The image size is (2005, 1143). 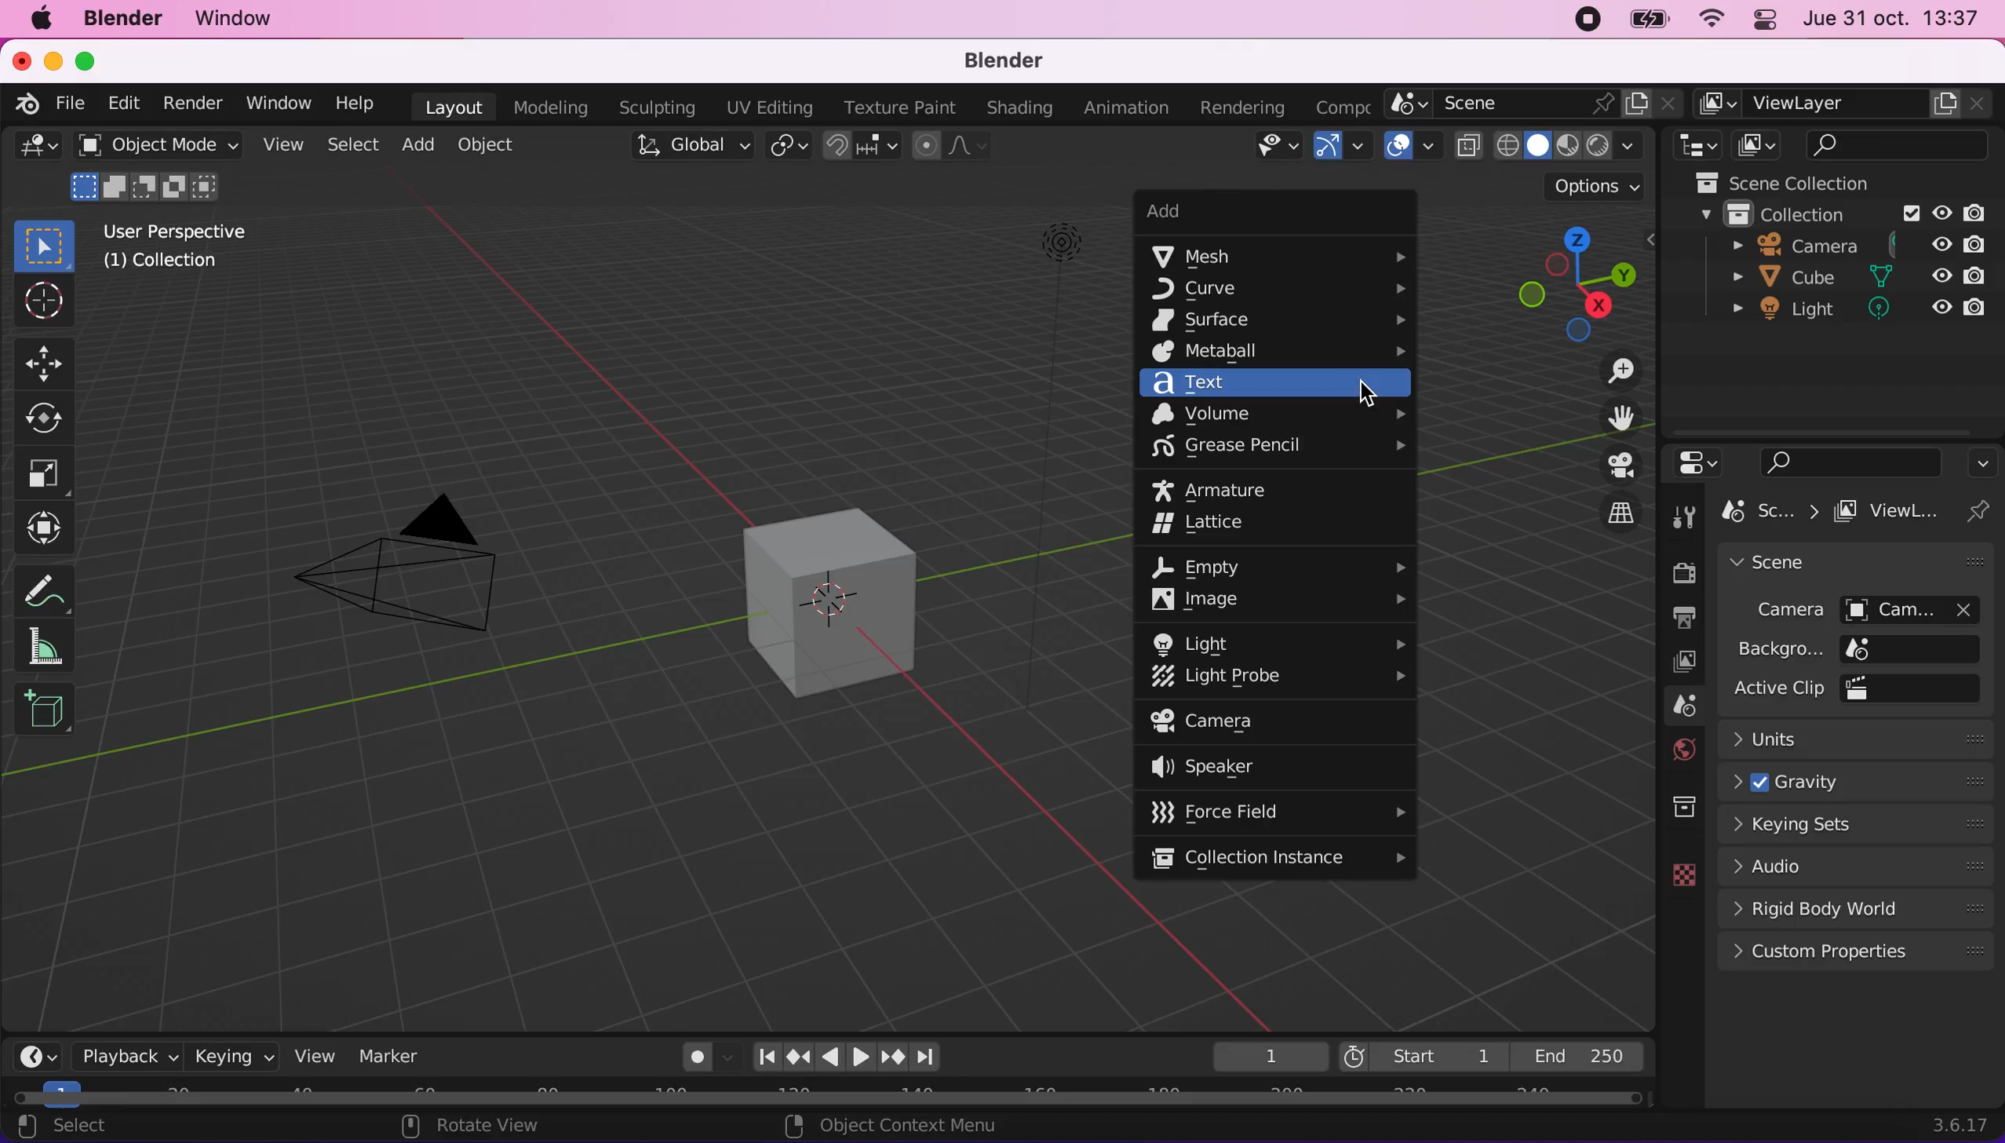 What do you see at coordinates (1852, 309) in the screenshot?
I see `light` at bounding box center [1852, 309].